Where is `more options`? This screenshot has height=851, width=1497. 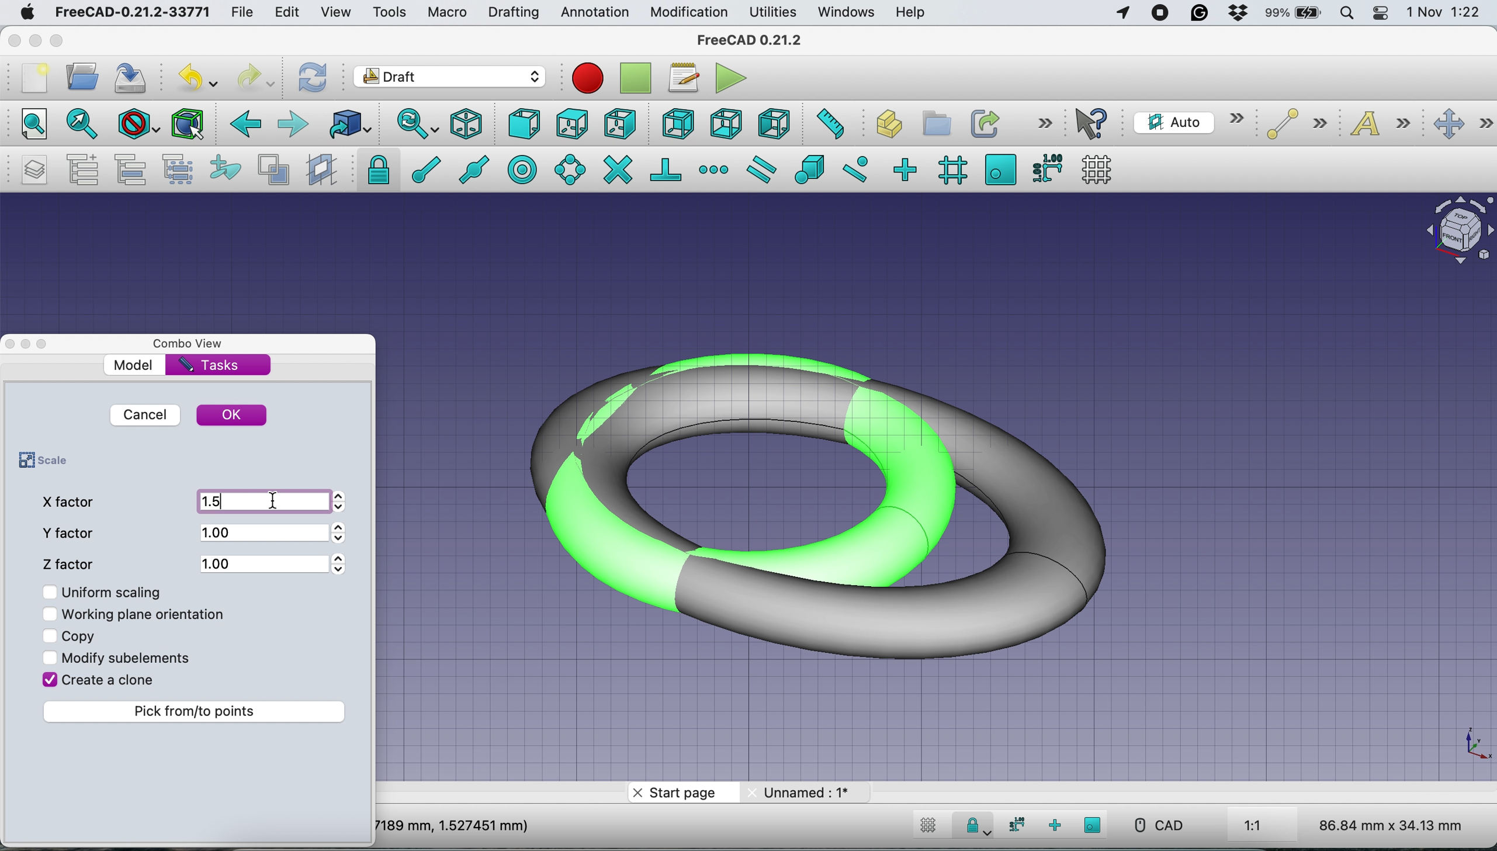 more options is located at coordinates (1042, 123).